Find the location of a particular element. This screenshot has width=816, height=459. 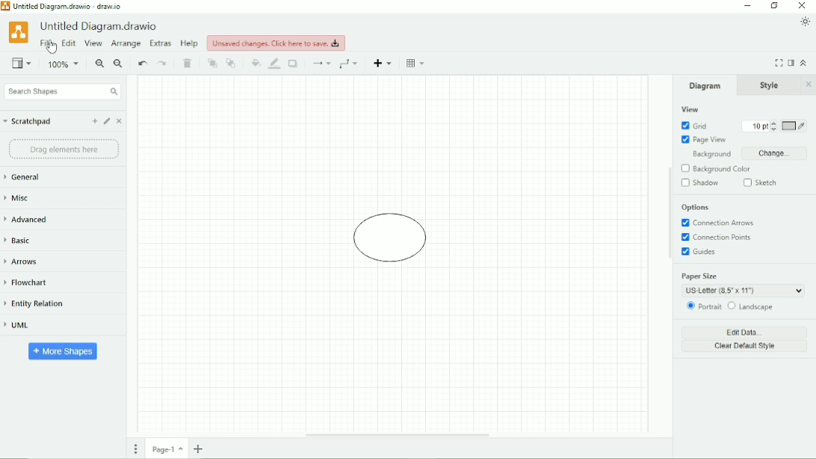

Fullscreen is located at coordinates (779, 63).